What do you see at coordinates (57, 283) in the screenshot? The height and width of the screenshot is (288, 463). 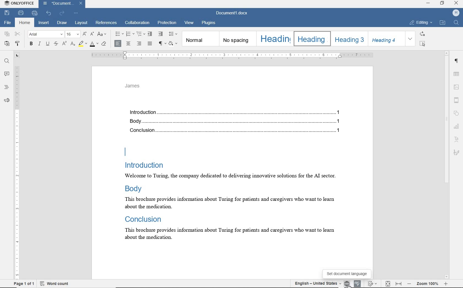 I see `word count` at bounding box center [57, 283].